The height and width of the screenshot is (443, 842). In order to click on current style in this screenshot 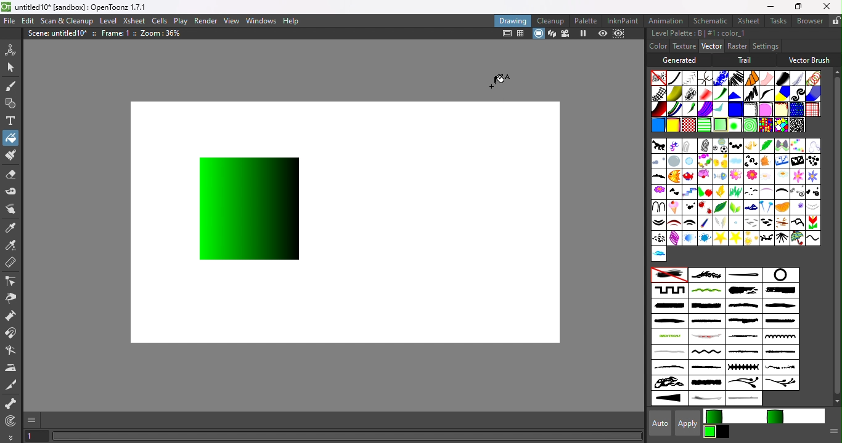, I will do `click(734, 417)`.